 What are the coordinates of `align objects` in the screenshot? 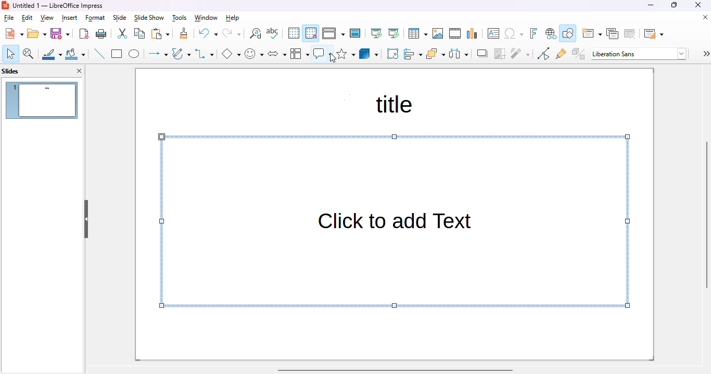 It's located at (413, 53).